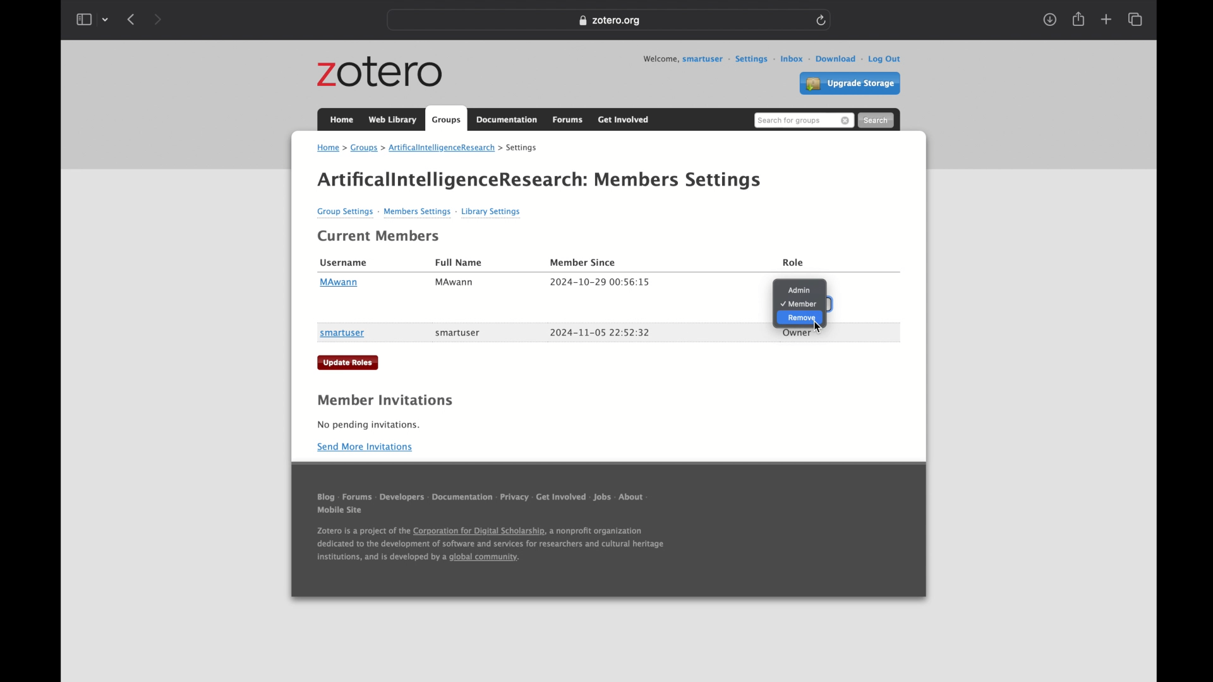  I want to click on upgrade  storage, so click(850, 84).